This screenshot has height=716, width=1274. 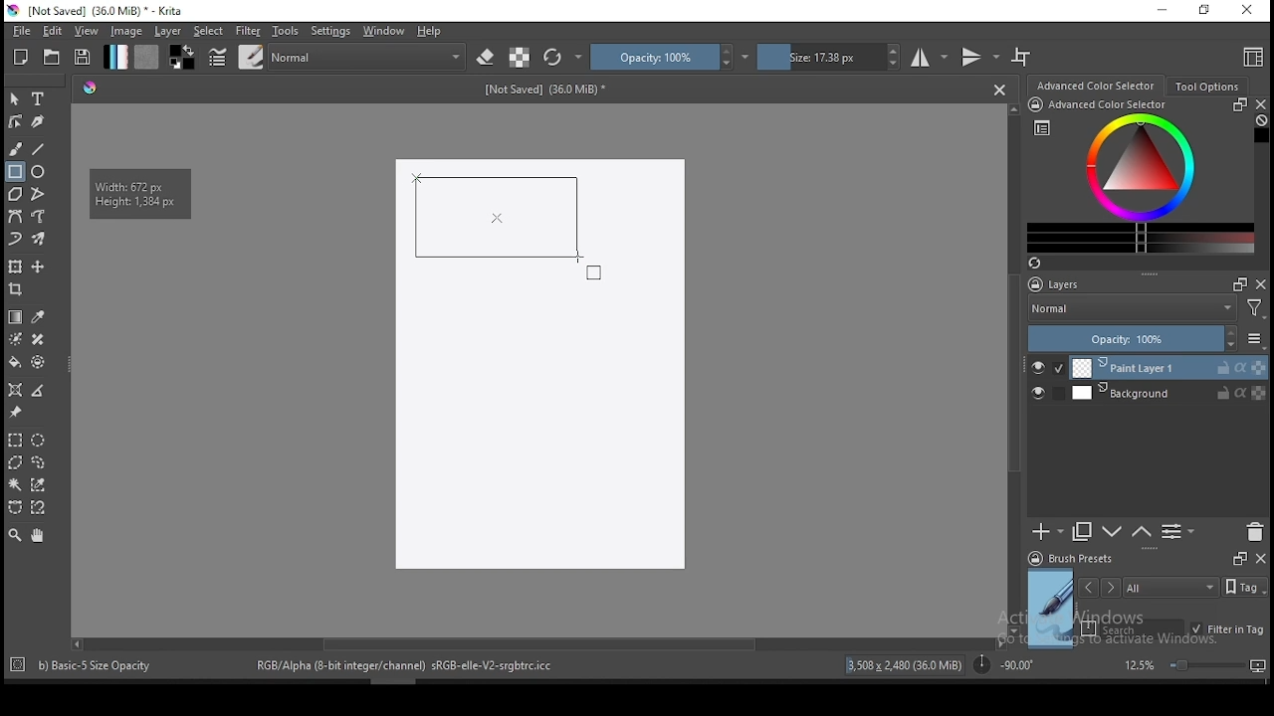 I want to click on close docker, so click(x=1260, y=104).